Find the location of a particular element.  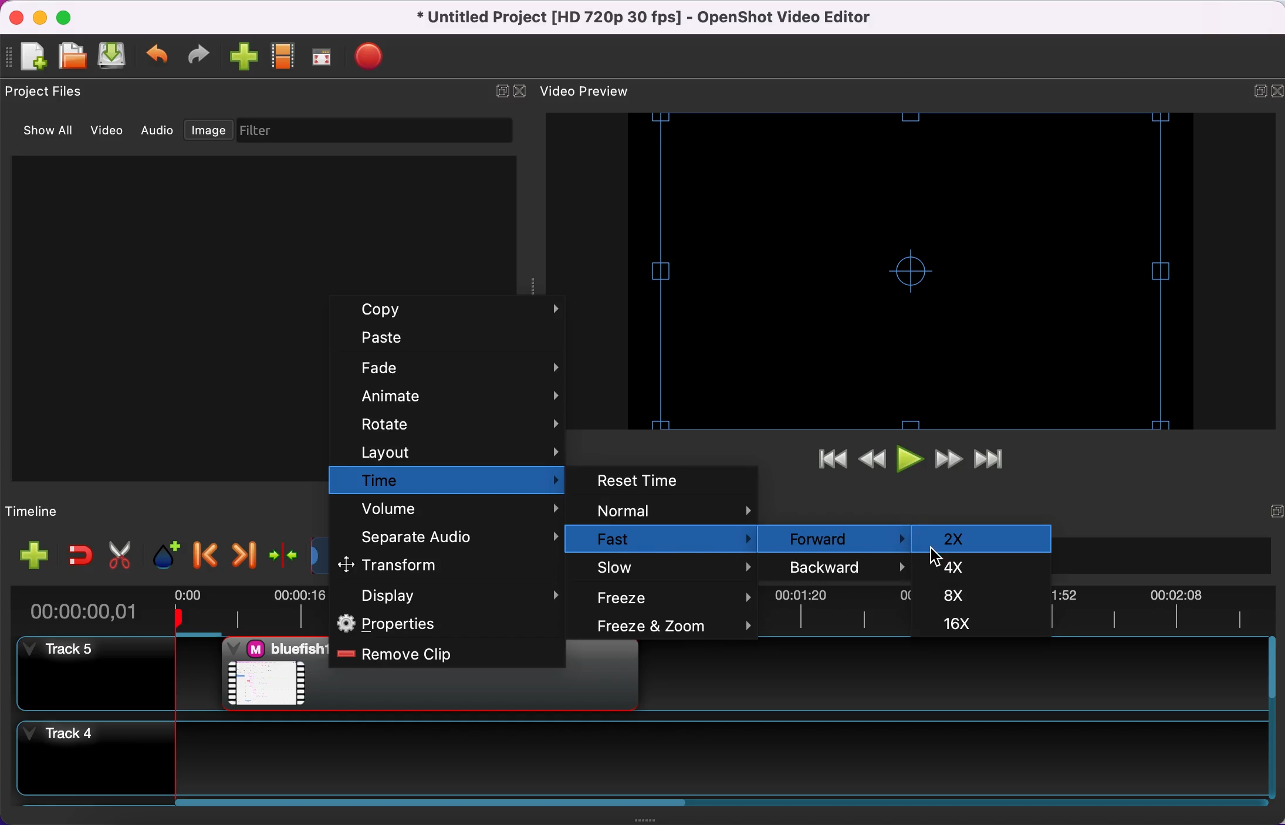

title - • Untitled Project [HD 720p 30 fps] - OpenShot Video Editor is located at coordinates (679, 19).